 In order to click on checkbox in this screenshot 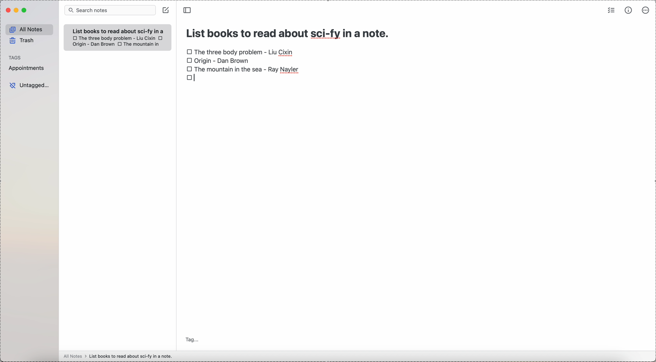, I will do `click(161, 38)`.